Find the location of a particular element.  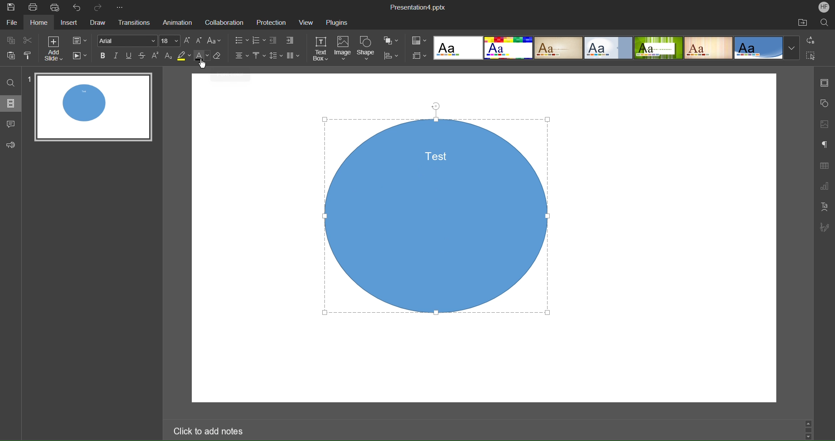

Save is located at coordinates (11, 7).